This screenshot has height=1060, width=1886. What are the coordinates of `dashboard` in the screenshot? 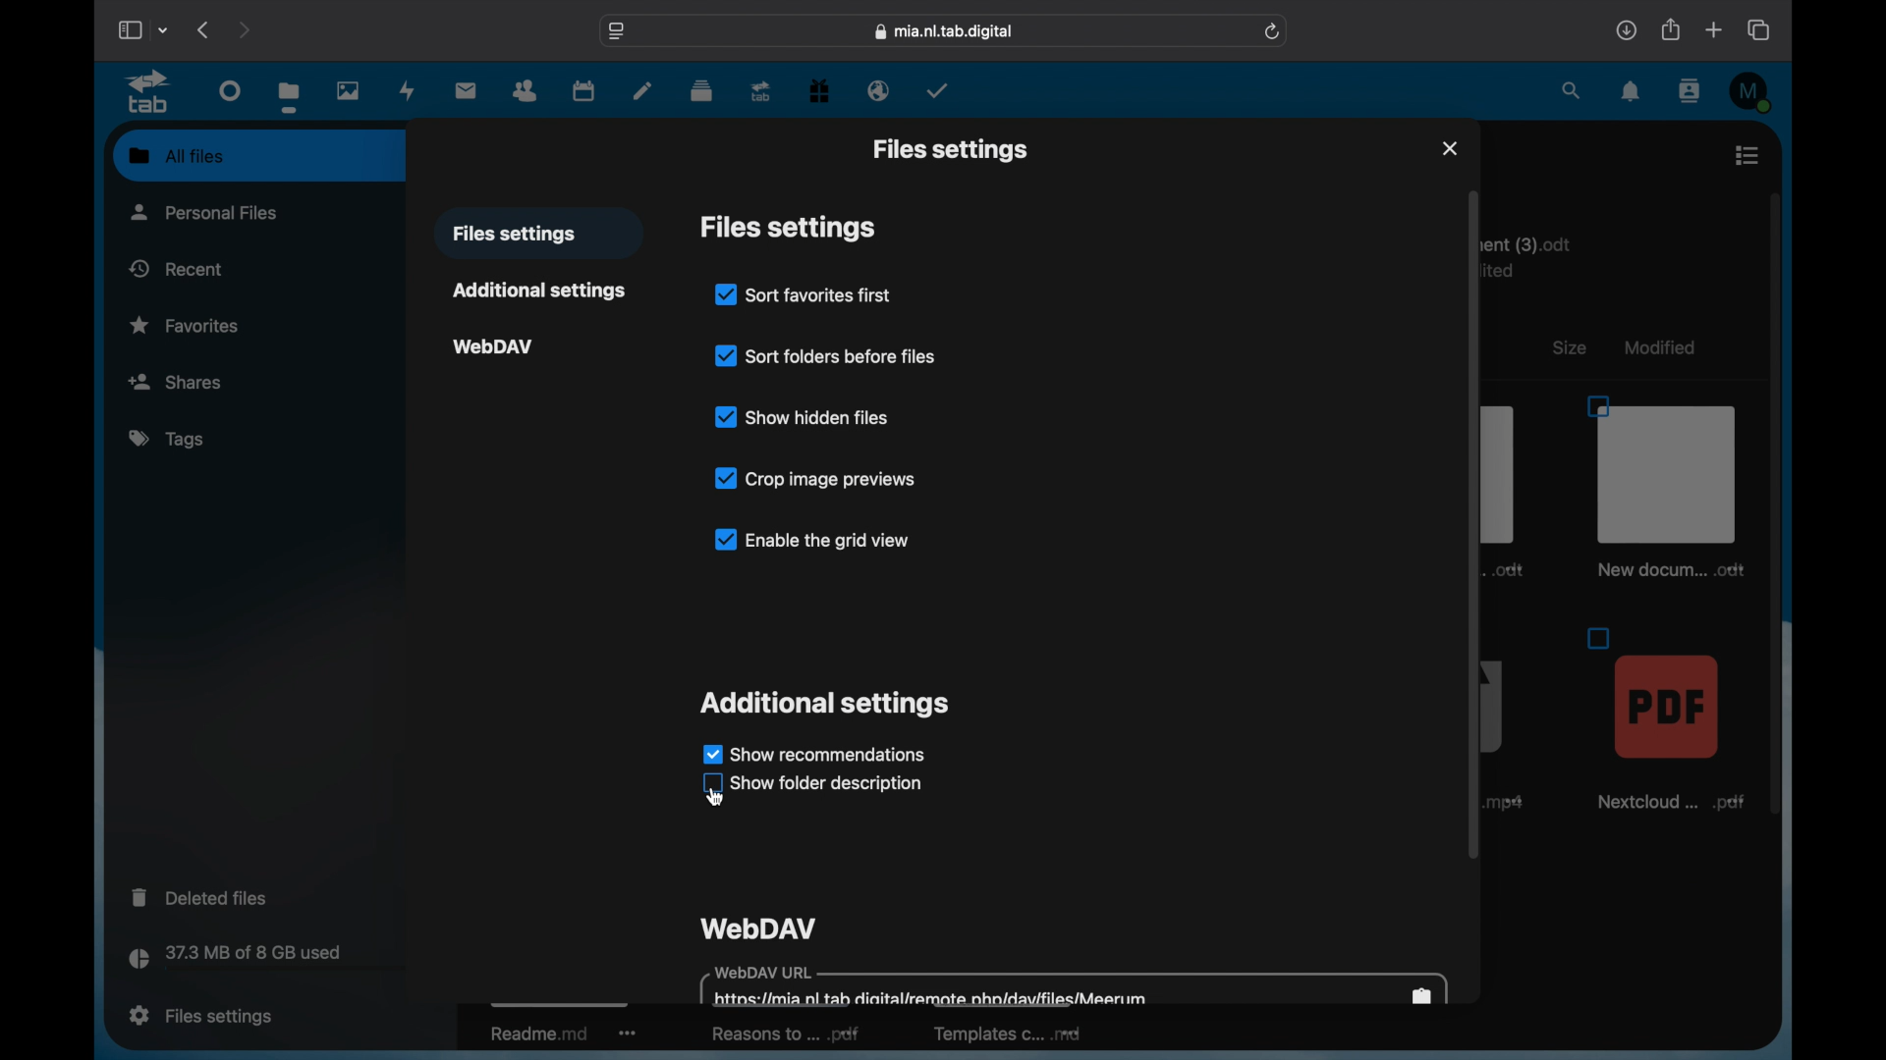 It's located at (231, 89).